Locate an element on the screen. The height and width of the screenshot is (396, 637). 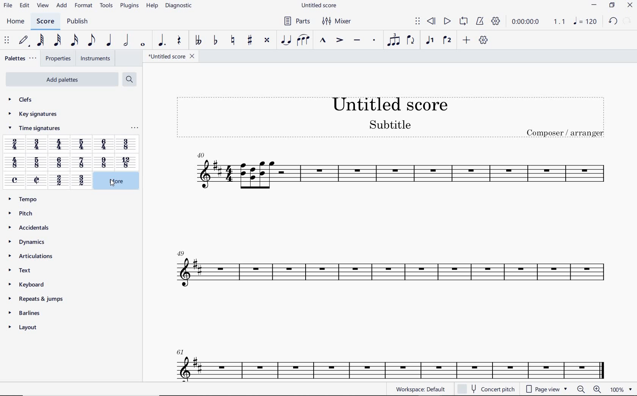
VOICE 2 is located at coordinates (447, 41).